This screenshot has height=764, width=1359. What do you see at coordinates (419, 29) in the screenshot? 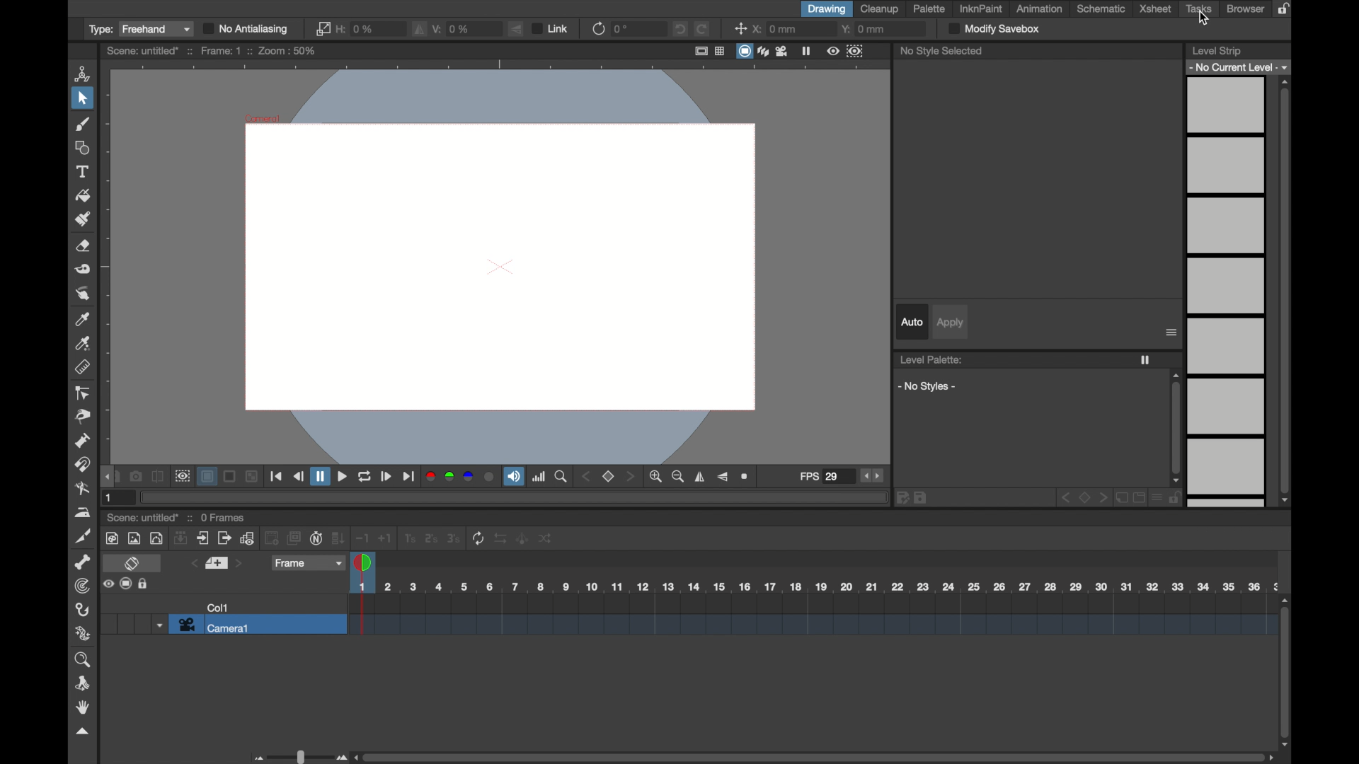
I see `flip vertically` at bounding box center [419, 29].